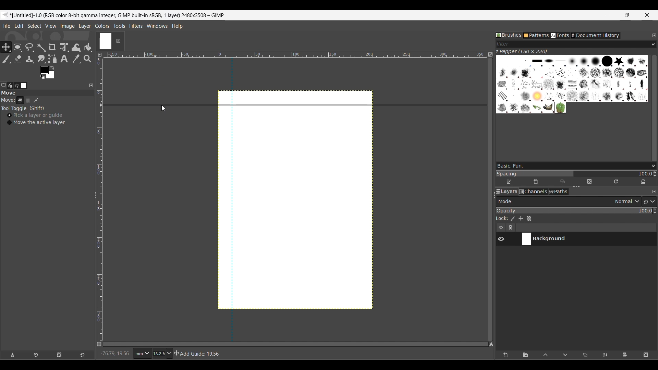 The width and height of the screenshot is (658, 370). I want to click on Delete tool preset, so click(59, 355).